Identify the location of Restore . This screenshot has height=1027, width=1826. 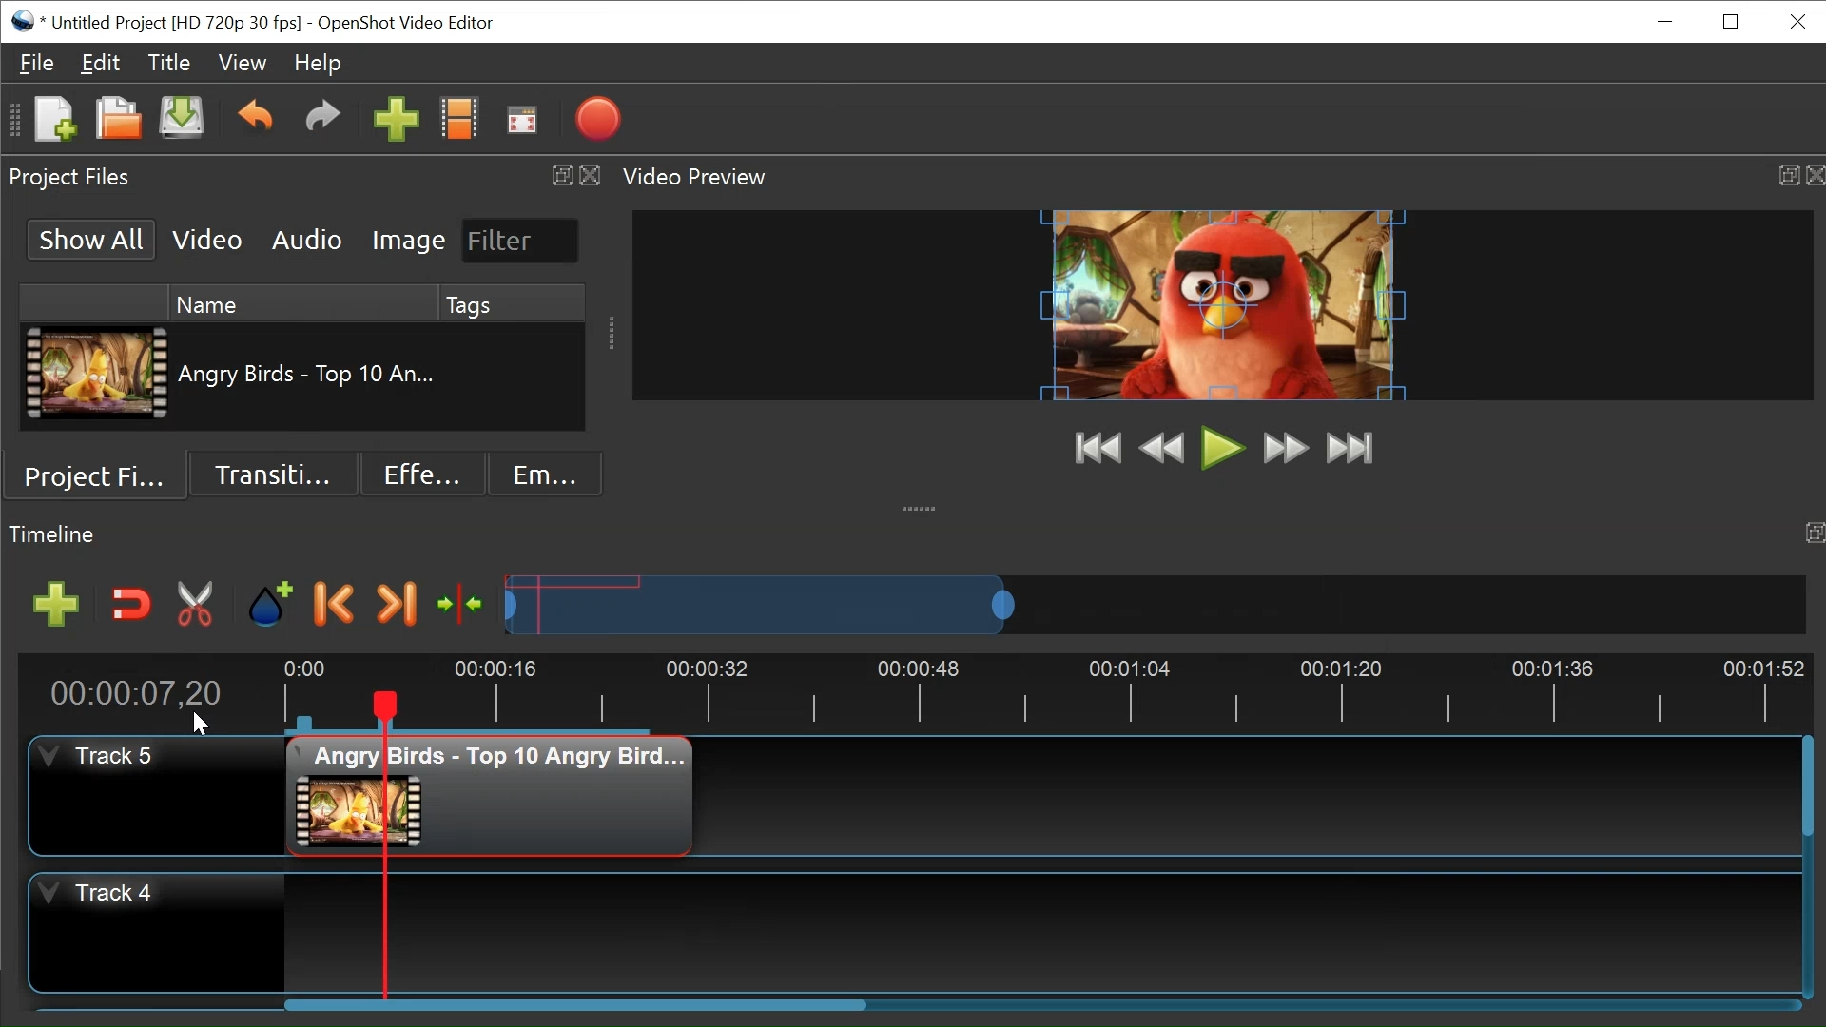
(1731, 23).